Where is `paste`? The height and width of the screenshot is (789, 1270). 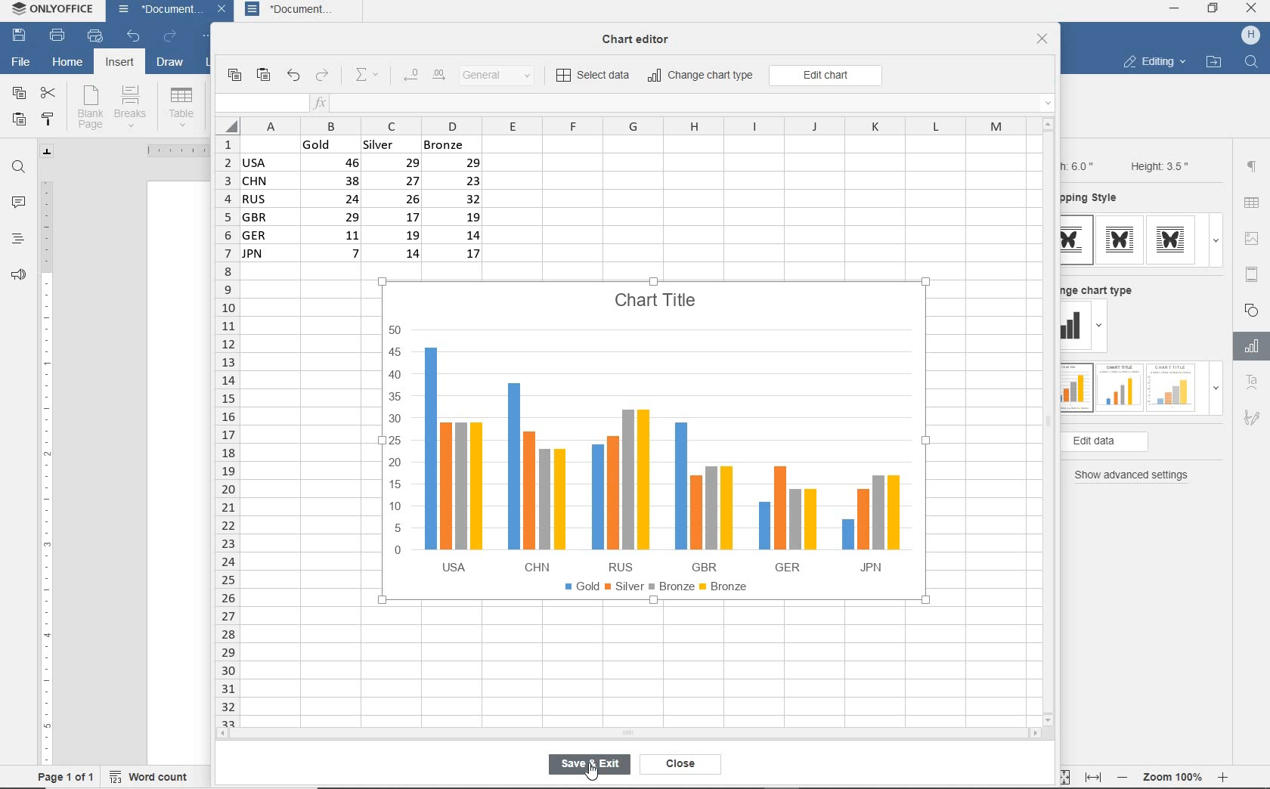 paste is located at coordinates (265, 76).